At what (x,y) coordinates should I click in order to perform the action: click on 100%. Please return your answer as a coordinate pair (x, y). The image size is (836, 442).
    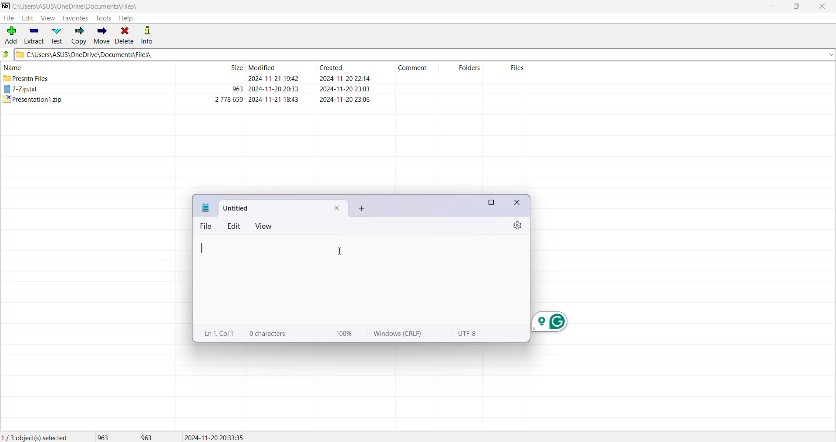
    Looking at the image, I should click on (344, 333).